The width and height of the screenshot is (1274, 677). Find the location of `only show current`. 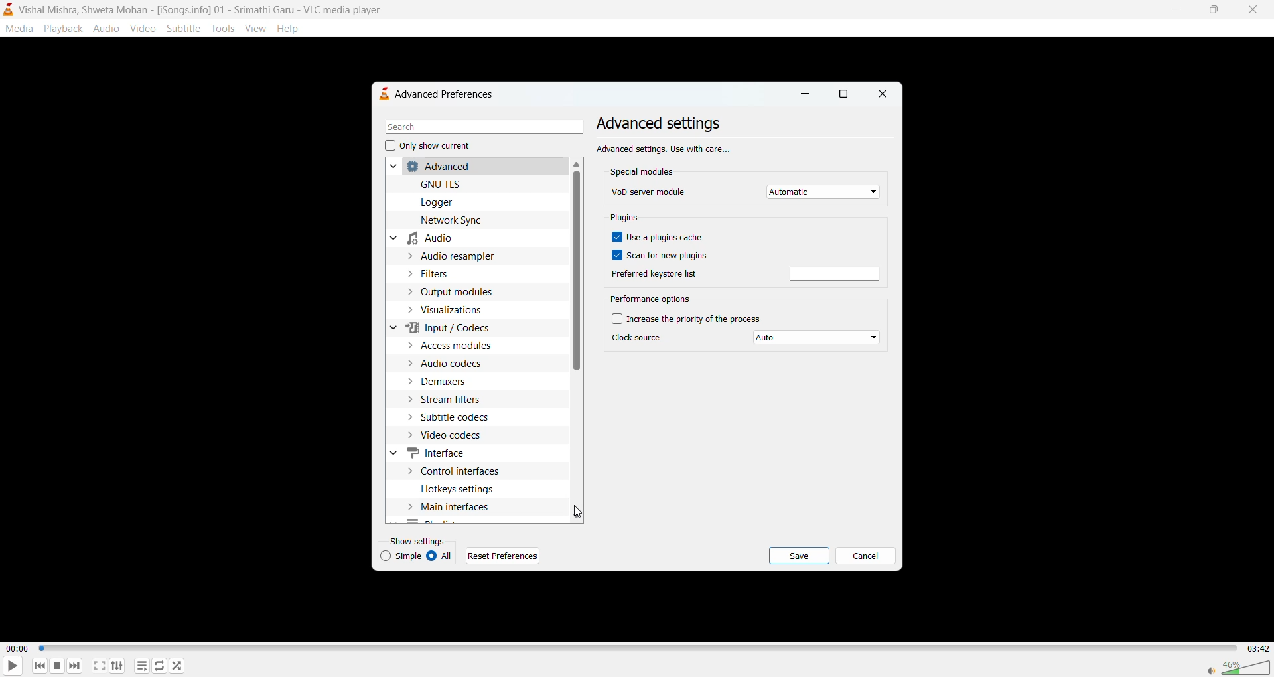

only show current is located at coordinates (428, 147).